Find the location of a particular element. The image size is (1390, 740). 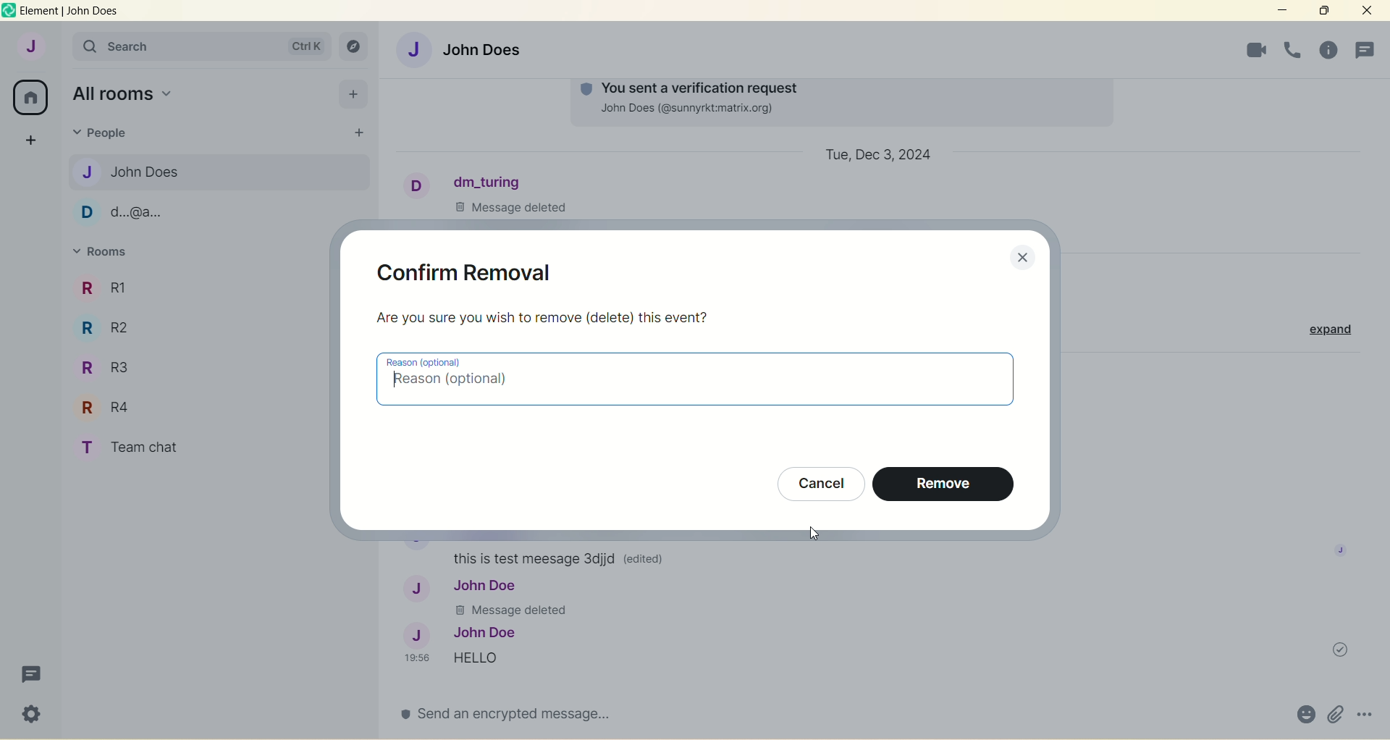

all rooms is located at coordinates (125, 93).